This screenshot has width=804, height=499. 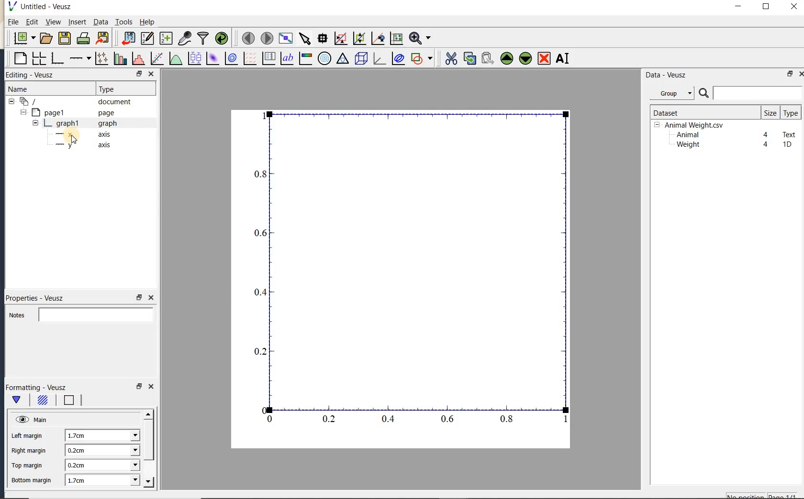 What do you see at coordinates (166, 37) in the screenshot?
I see `create new datasets` at bounding box center [166, 37].